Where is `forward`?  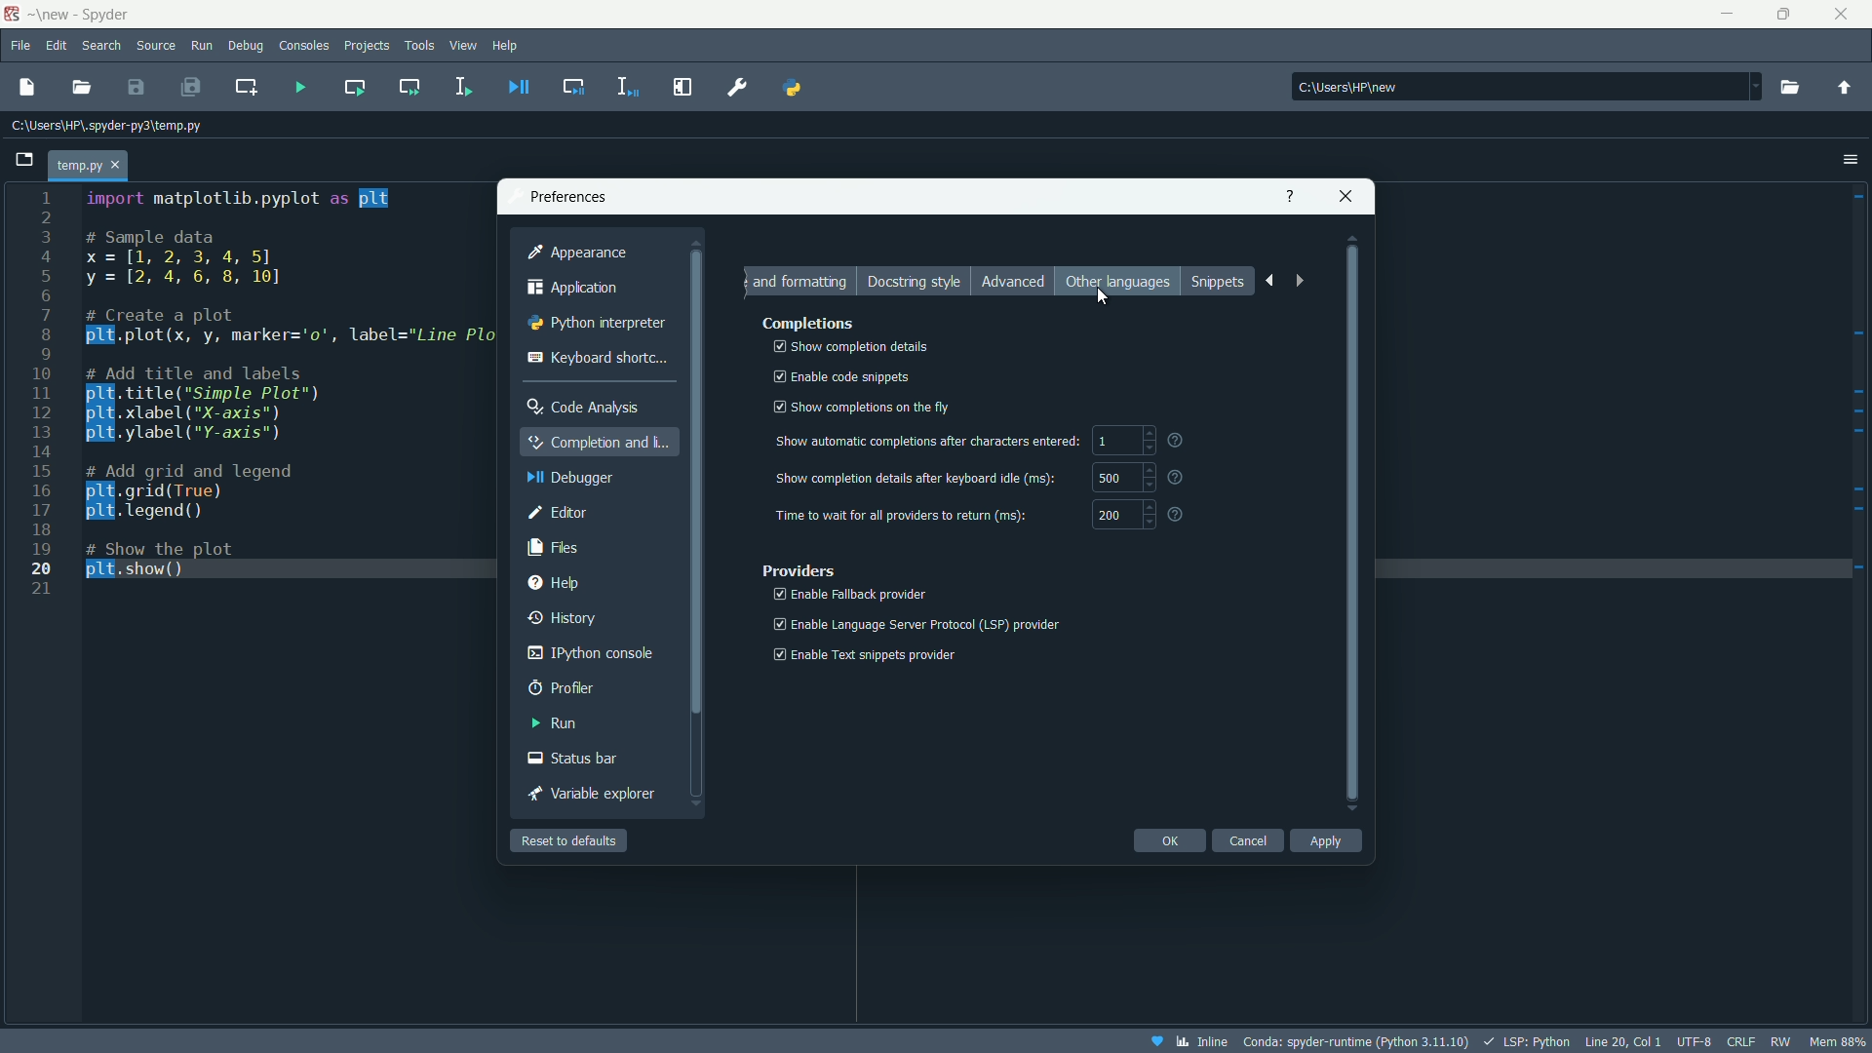 forward is located at coordinates (1303, 283).